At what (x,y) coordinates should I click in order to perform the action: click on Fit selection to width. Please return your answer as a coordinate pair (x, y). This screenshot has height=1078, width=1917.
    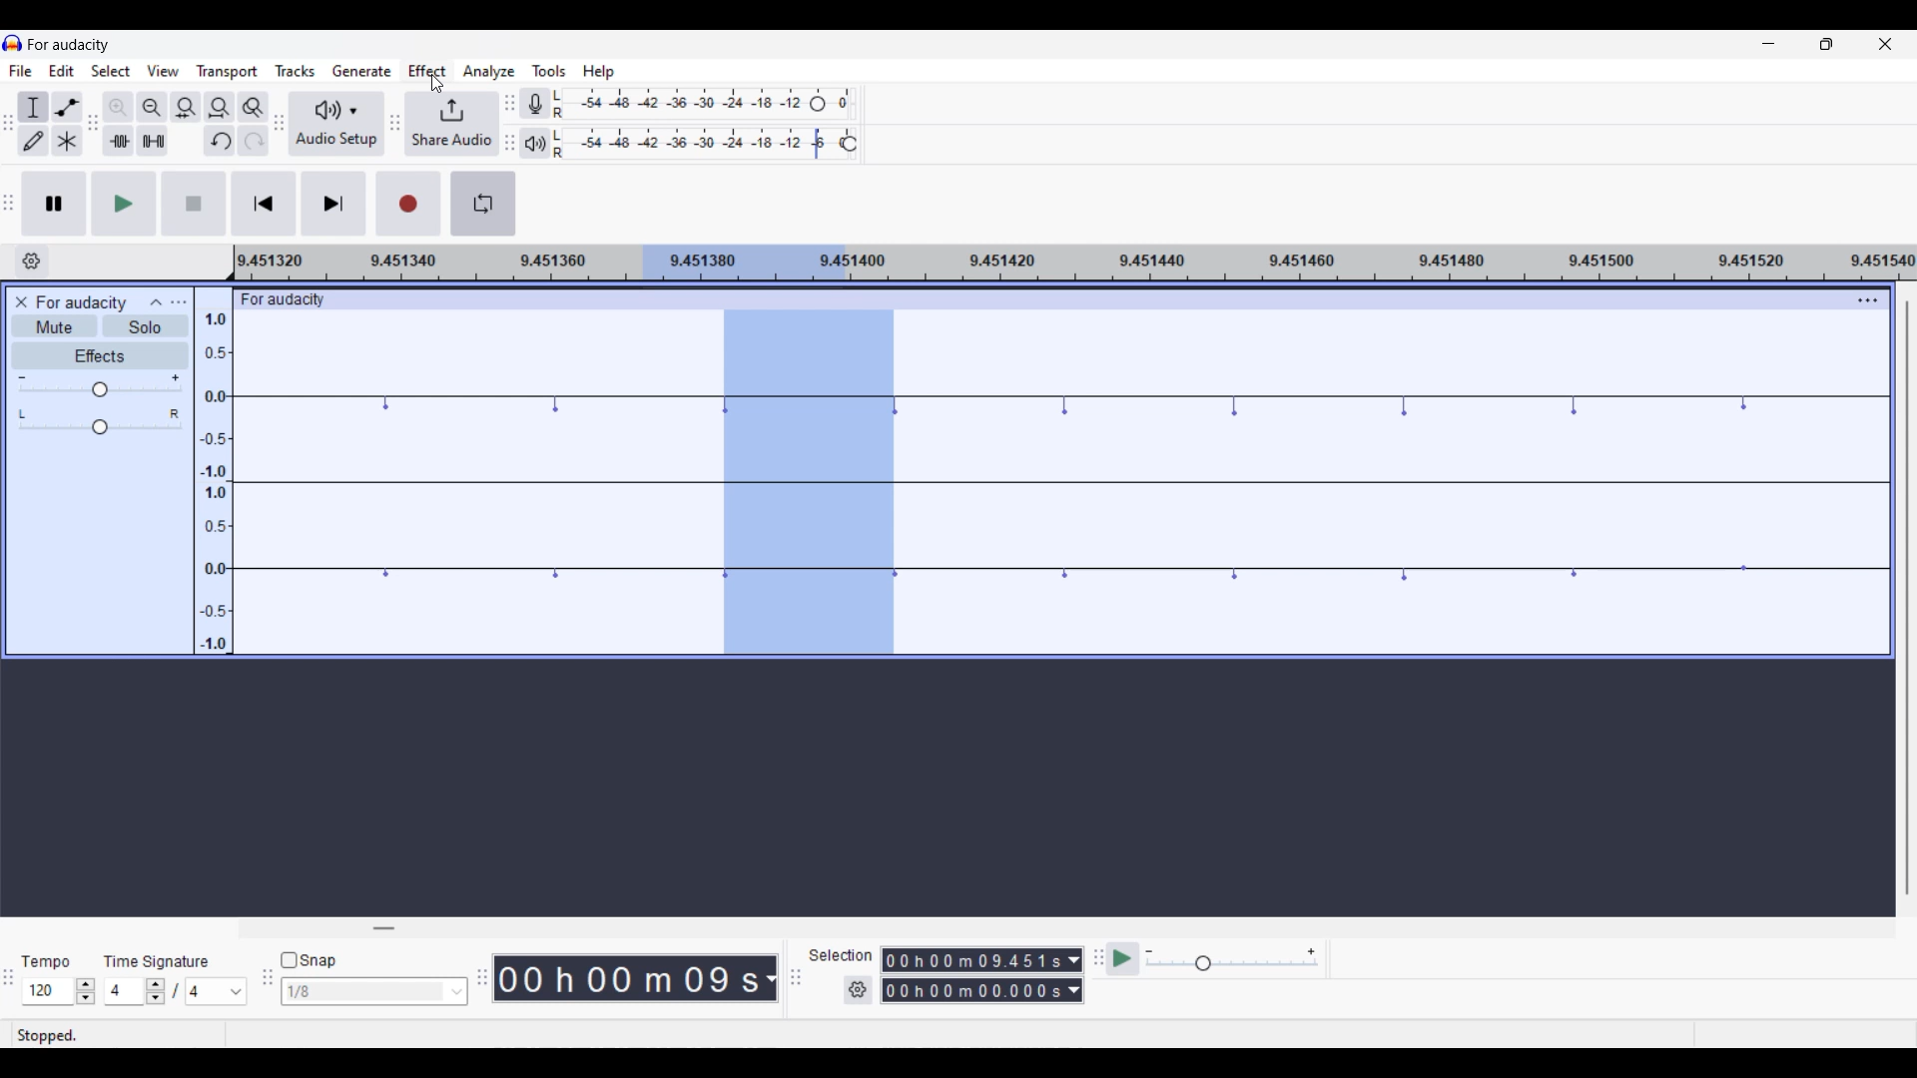
    Looking at the image, I should click on (187, 107).